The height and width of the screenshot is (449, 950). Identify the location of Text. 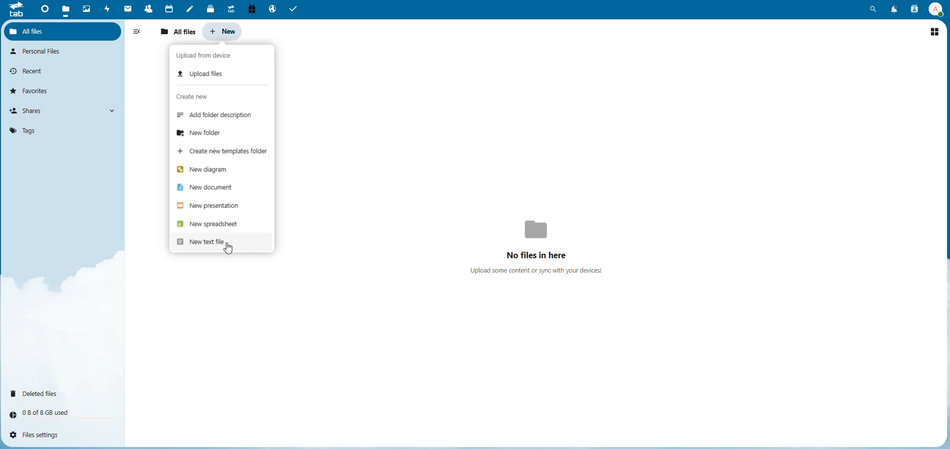
(542, 243).